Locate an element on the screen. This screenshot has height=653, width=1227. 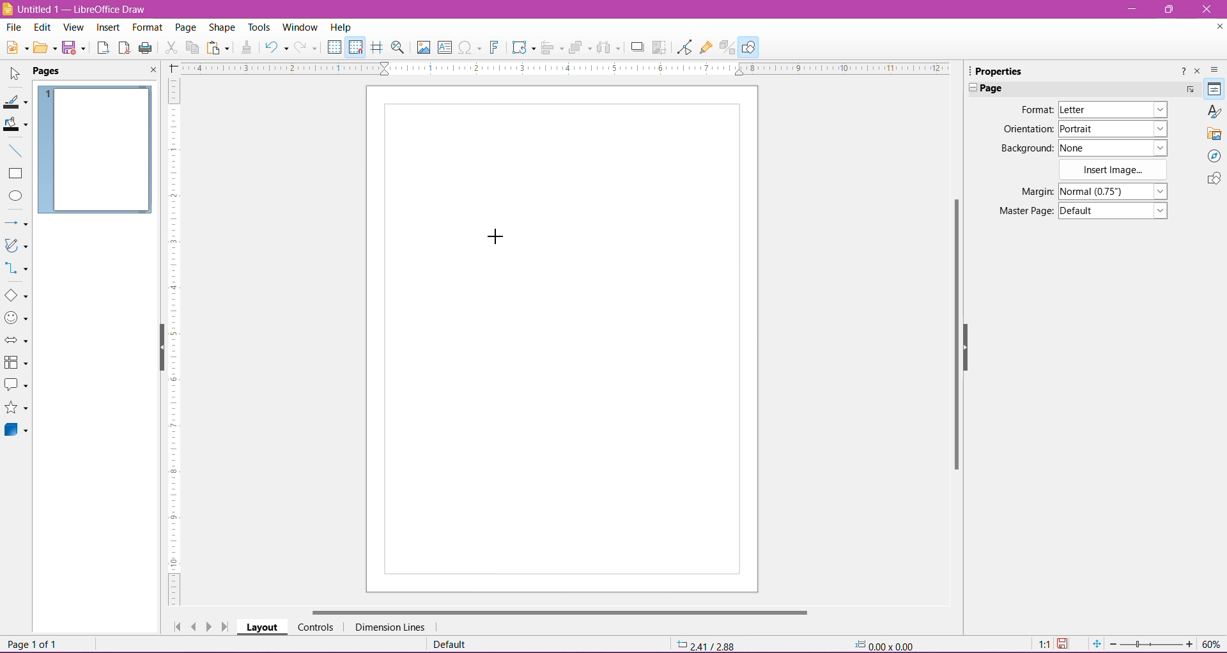
Scroll to next page is located at coordinates (211, 626).